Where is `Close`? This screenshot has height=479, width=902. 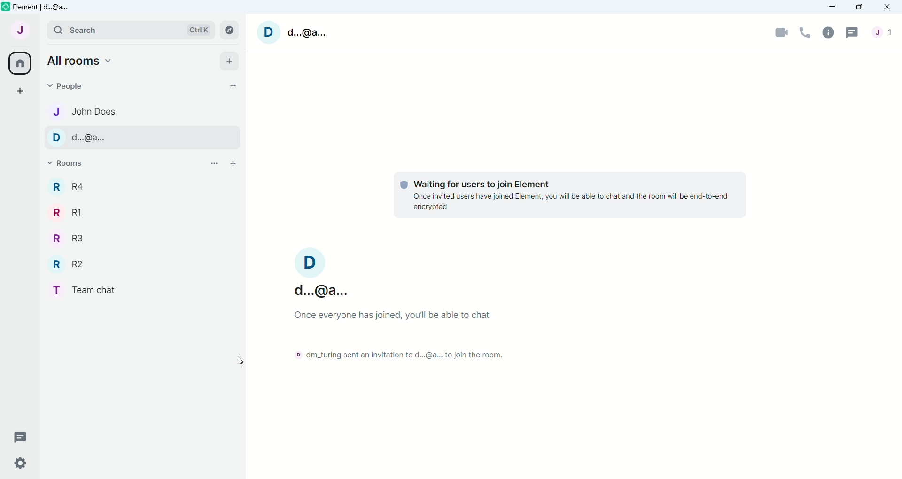 Close is located at coordinates (887, 7).